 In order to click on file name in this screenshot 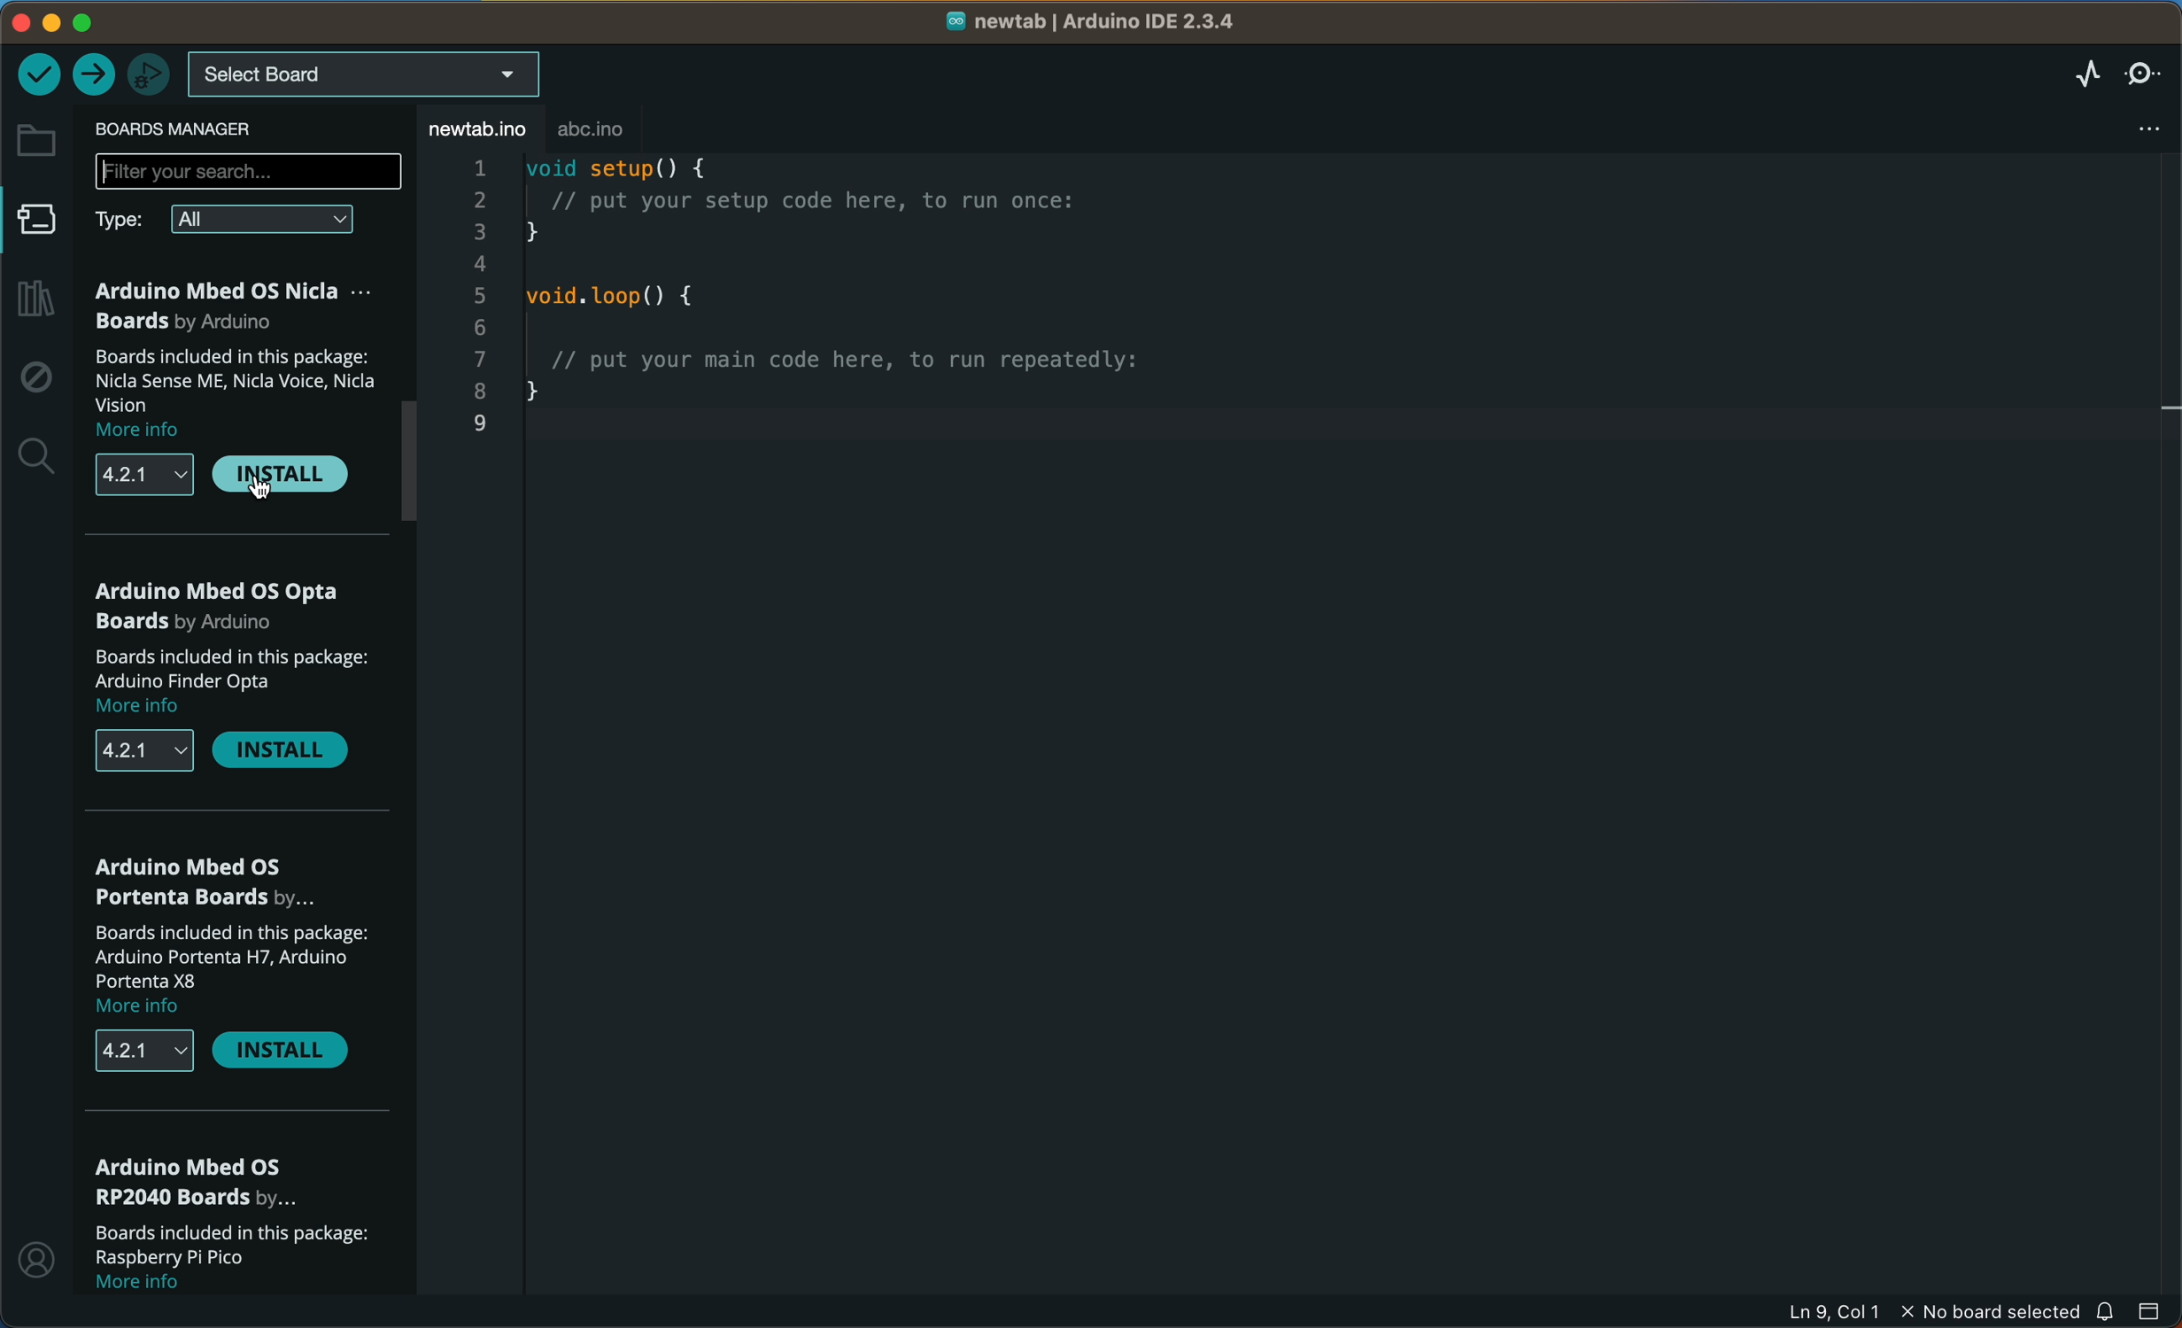, I will do `click(1093, 19)`.